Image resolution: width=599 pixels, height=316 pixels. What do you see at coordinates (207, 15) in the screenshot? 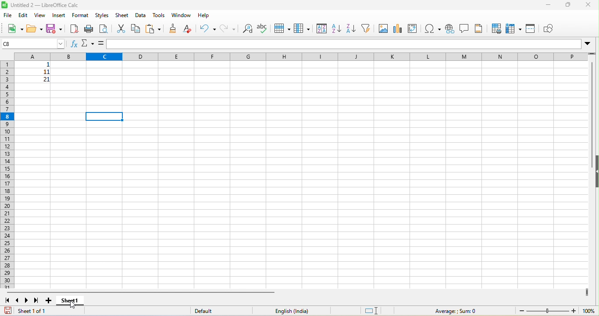
I see `help` at bounding box center [207, 15].